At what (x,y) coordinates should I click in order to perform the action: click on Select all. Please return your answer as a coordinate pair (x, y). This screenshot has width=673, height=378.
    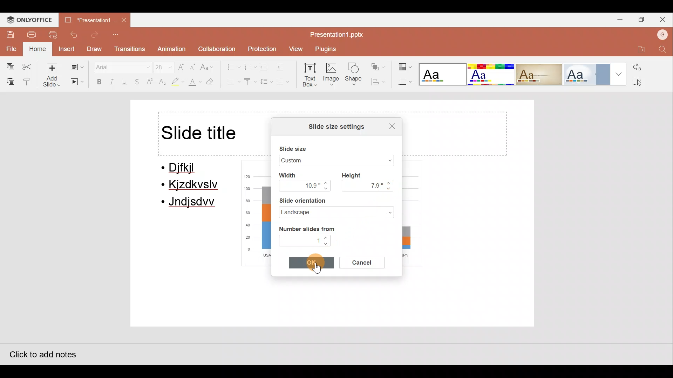
    Looking at the image, I should click on (642, 82).